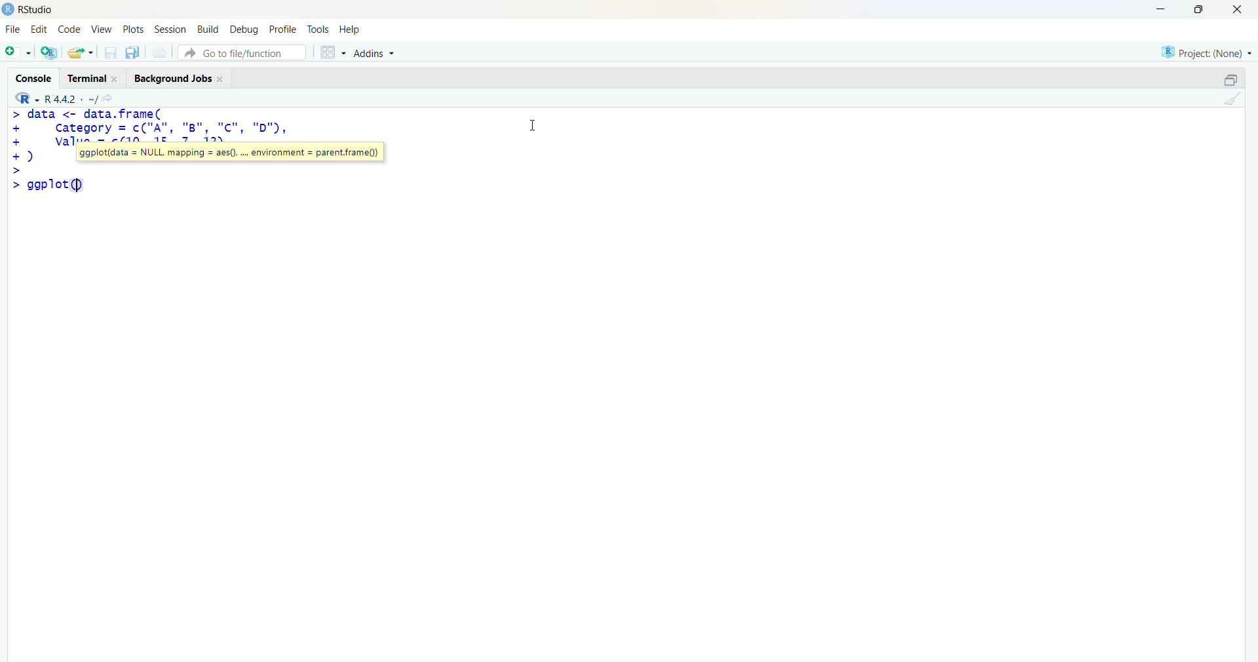  Describe the element at coordinates (1230, 98) in the screenshot. I see `clear console` at that location.